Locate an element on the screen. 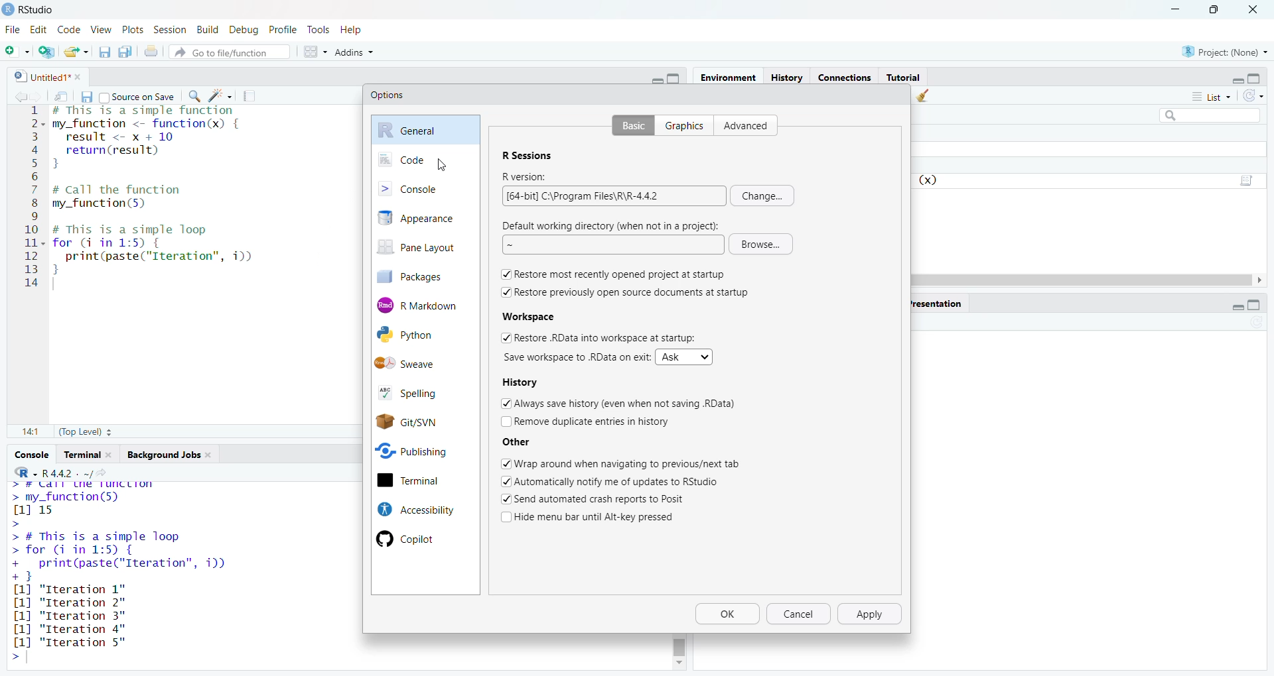  clear objects from the workspace is located at coordinates (925, 97).